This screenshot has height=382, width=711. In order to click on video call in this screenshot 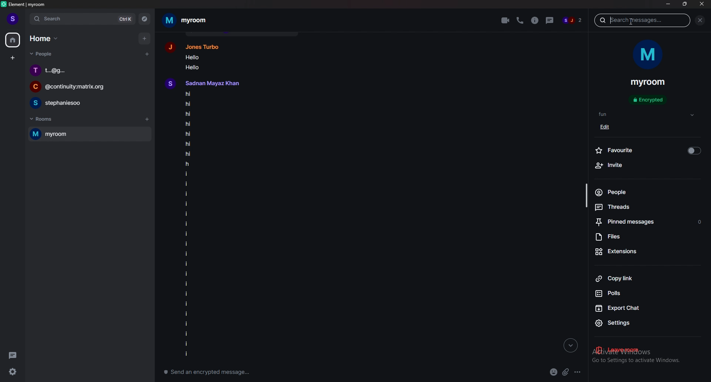, I will do `click(506, 21)`.